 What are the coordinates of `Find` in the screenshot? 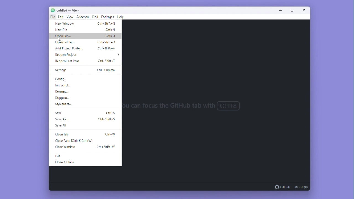 It's located at (95, 17).